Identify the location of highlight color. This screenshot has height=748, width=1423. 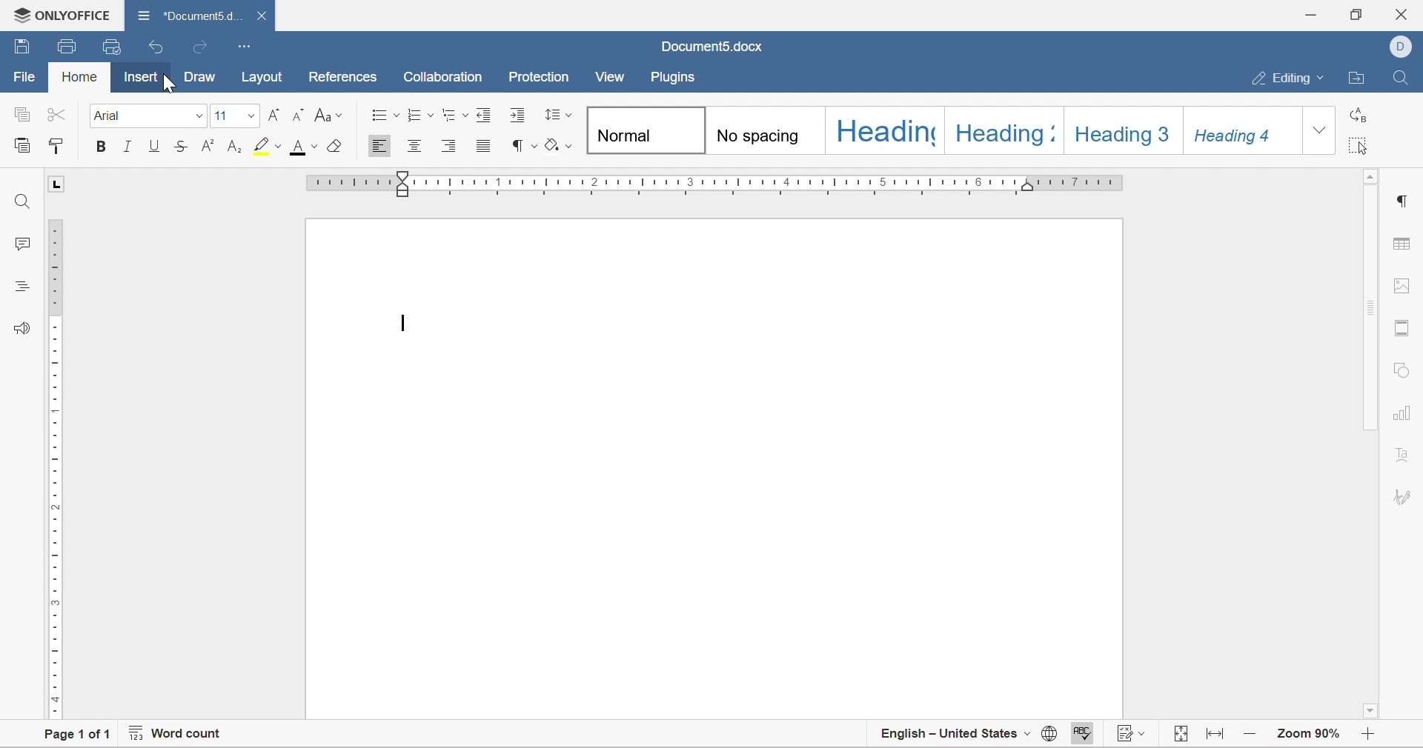
(266, 145).